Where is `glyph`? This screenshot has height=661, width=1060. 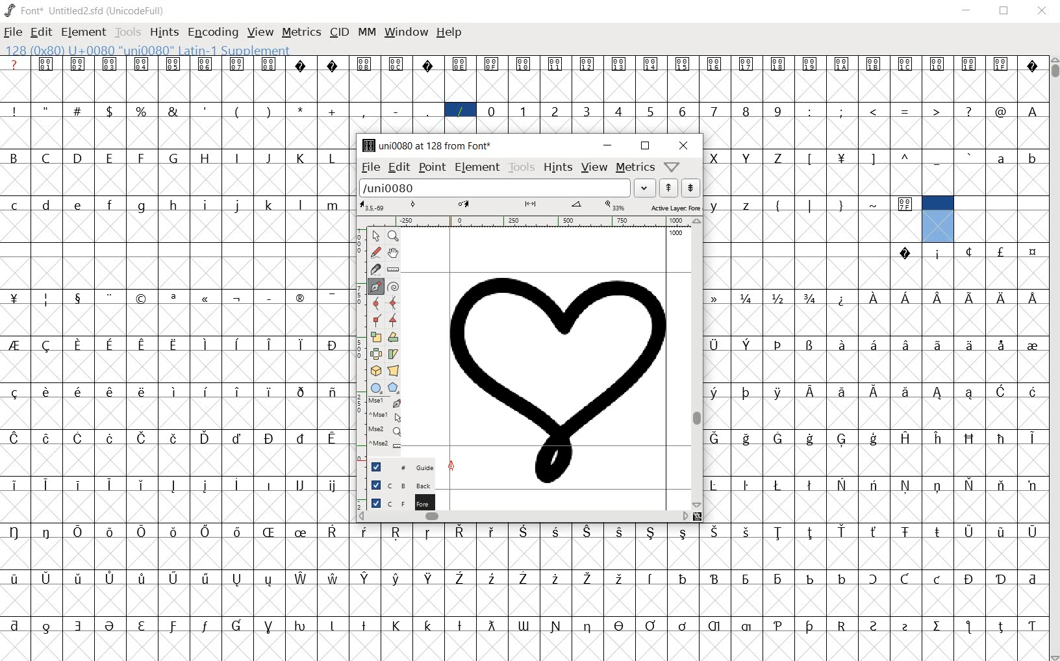 glyph is located at coordinates (968, 111).